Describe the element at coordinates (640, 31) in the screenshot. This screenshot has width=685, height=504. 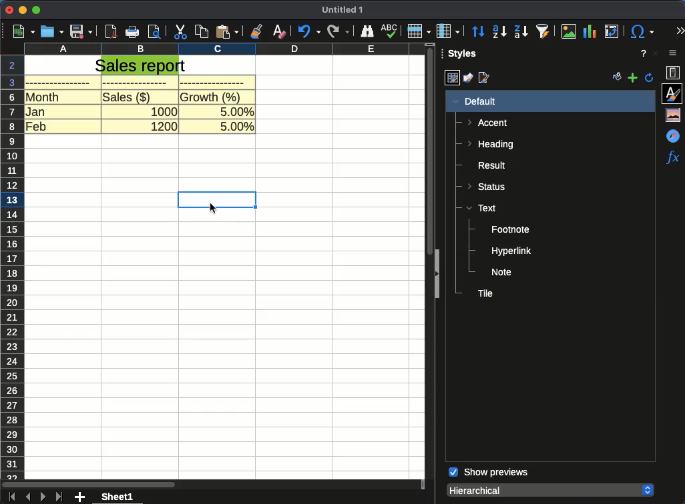
I see `special character` at that location.